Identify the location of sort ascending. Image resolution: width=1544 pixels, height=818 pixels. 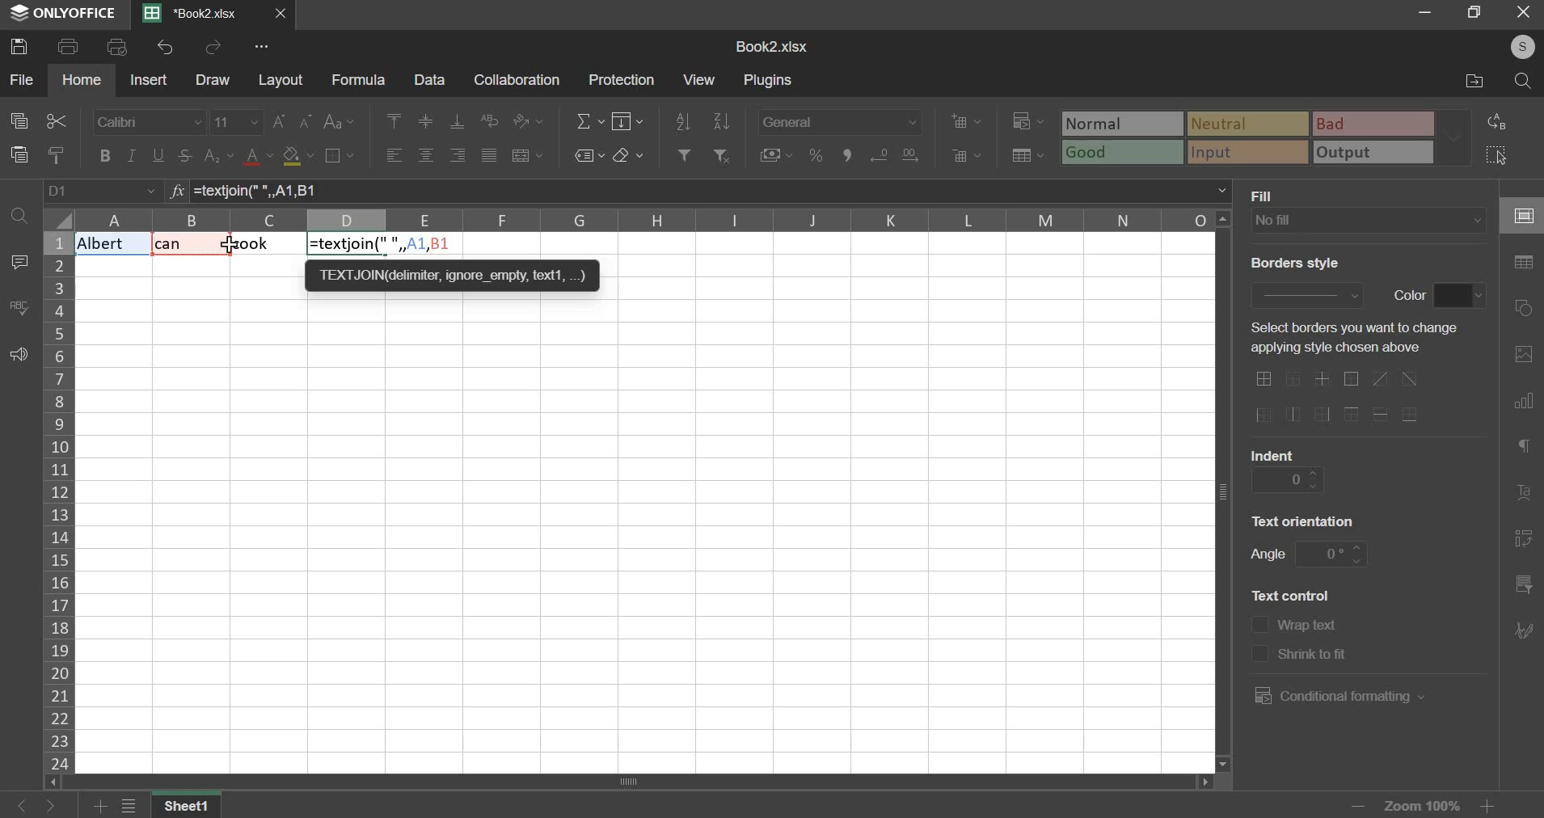
(683, 119).